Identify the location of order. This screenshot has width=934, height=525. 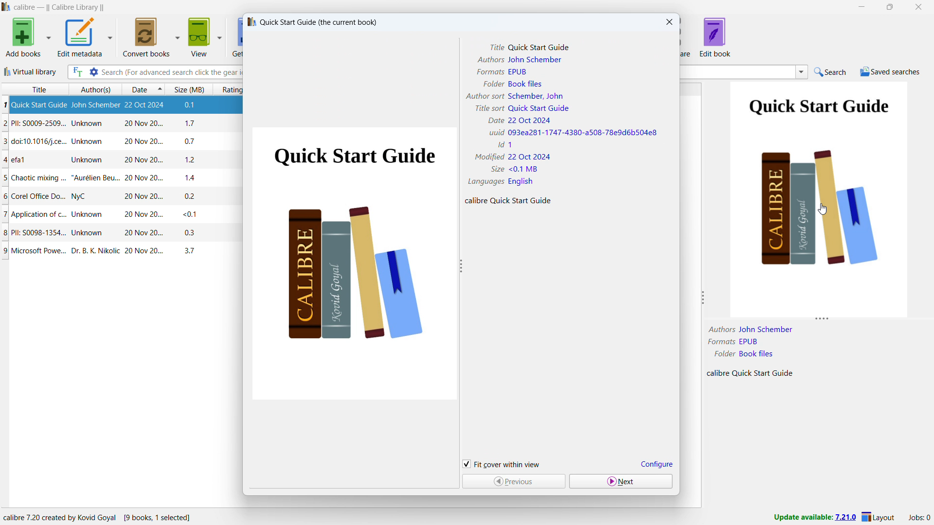
(160, 88).